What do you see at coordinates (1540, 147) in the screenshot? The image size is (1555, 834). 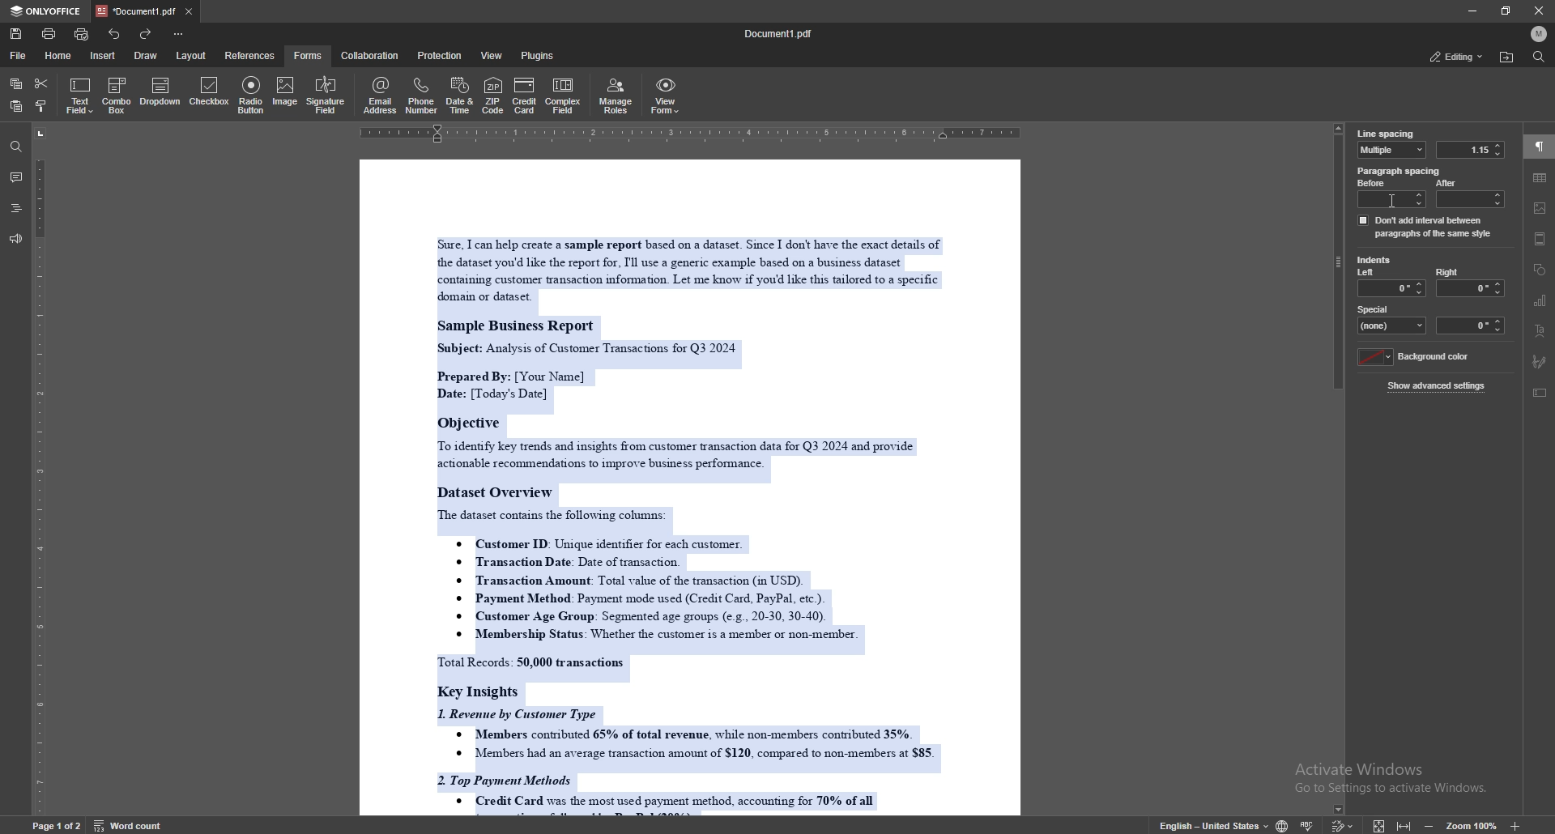 I see `paragraph` at bounding box center [1540, 147].